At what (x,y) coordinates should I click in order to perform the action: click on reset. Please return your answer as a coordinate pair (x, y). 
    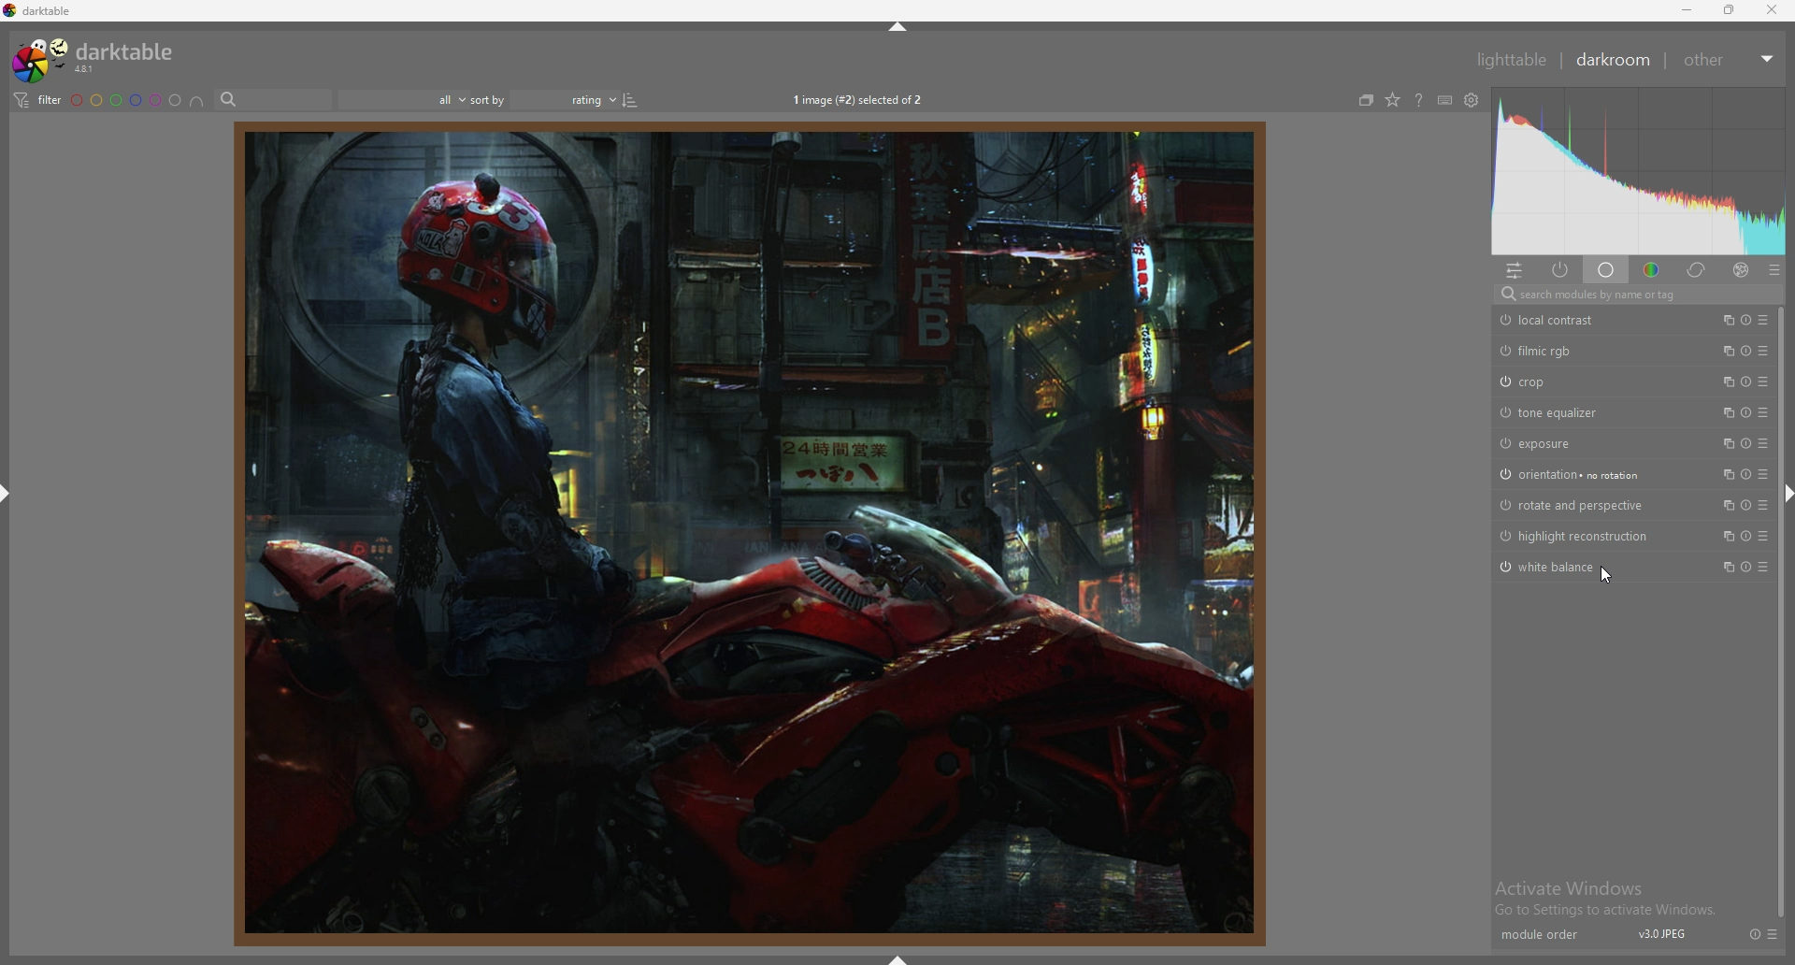
    Looking at the image, I should click on (1755, 933).